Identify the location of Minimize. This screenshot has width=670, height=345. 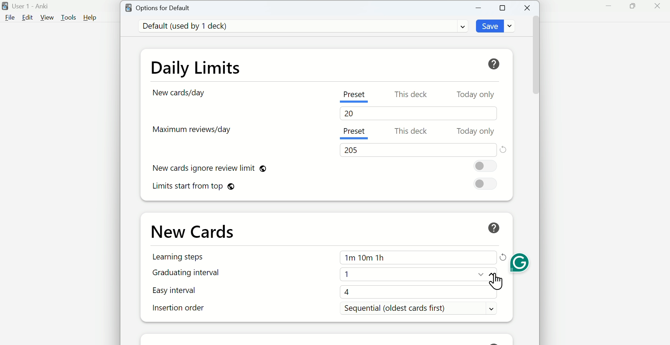
(480, 8).